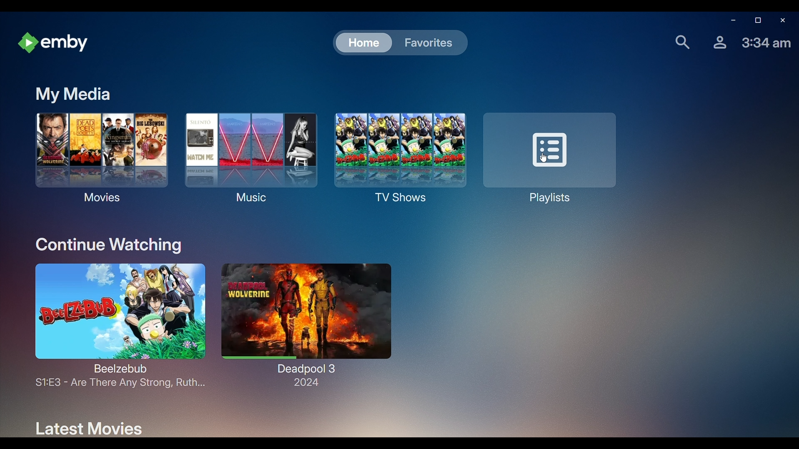 The image size is (799, 449). Describe the element at coordinates (310, 323) in the screenshot. I see `Deadpool 3` at that location.